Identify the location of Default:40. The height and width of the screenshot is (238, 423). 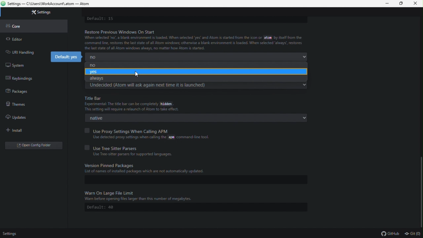
(104, 207).